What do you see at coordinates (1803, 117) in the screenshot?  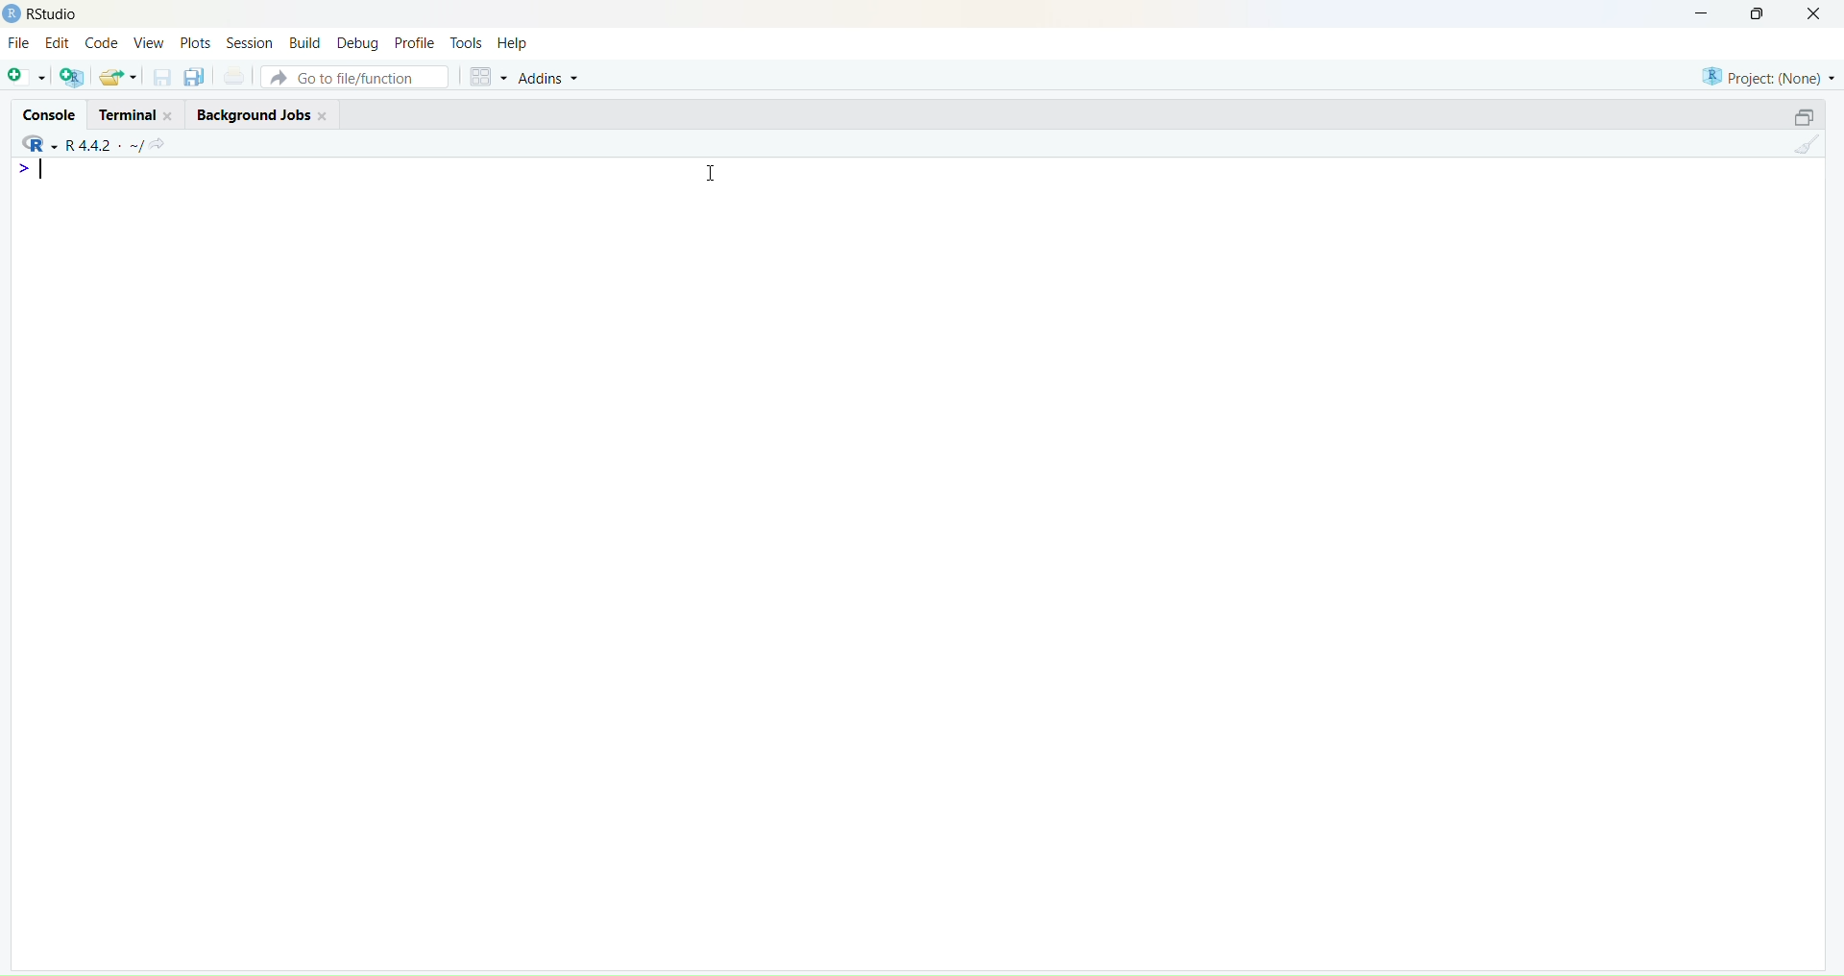 I see `open in a pop window` at bounding box center [1803, 117].